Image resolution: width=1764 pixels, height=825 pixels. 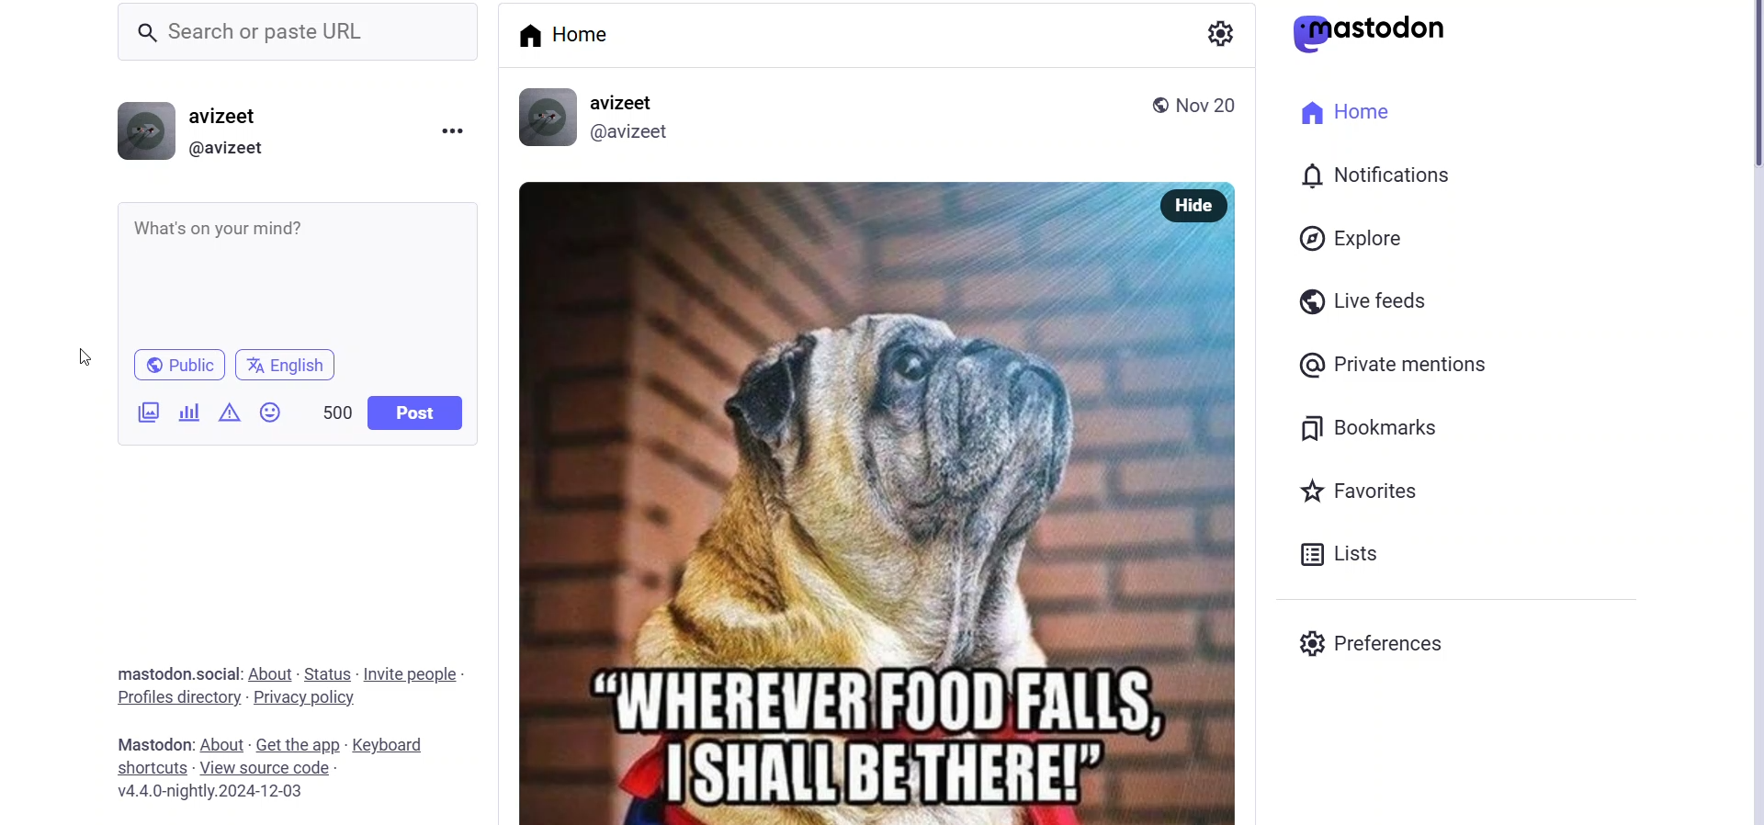 What do you see at coordinates (449, 130) in the screenshot?
I see `menu` at bounding box center [449, 130].